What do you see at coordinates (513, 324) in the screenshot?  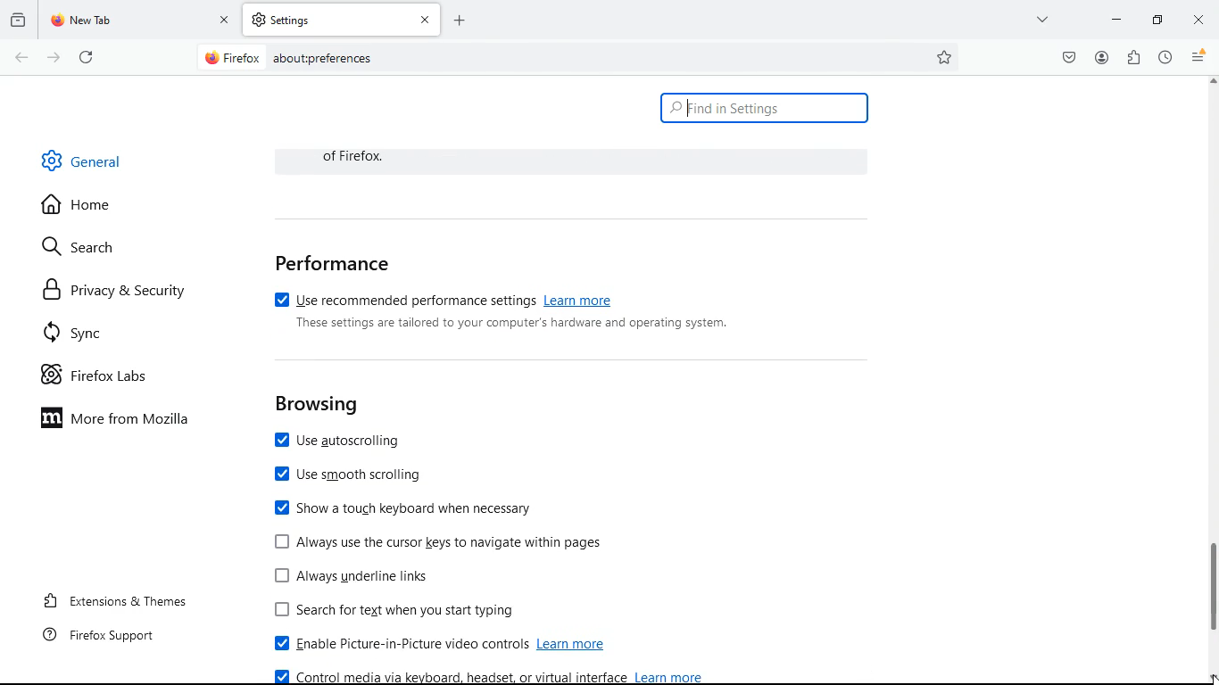 I see `These settings are tailored to your computer's hardware and operating system.` at bounding box center [513, 324].